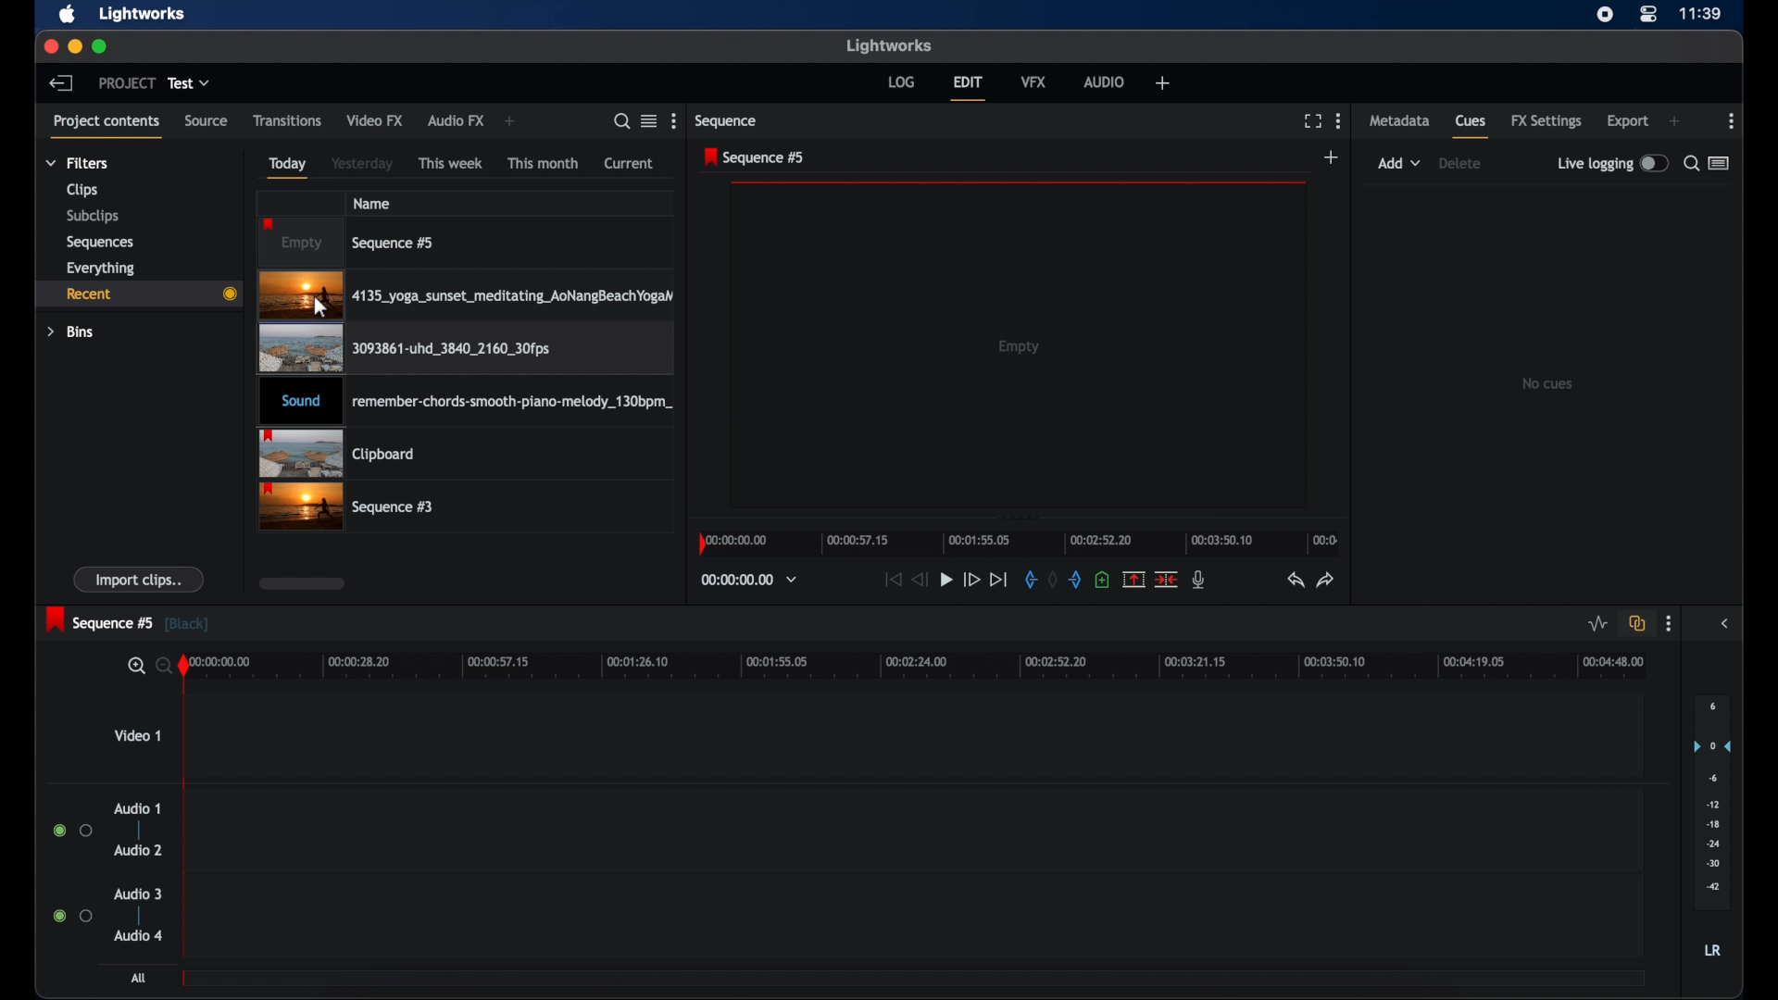  Describe the element at coordinates (76, 46) in the screenshot. I see `minimize` at that location.